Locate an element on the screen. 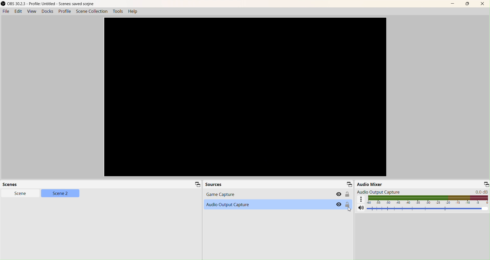  File is located at coordinates (6, 12).